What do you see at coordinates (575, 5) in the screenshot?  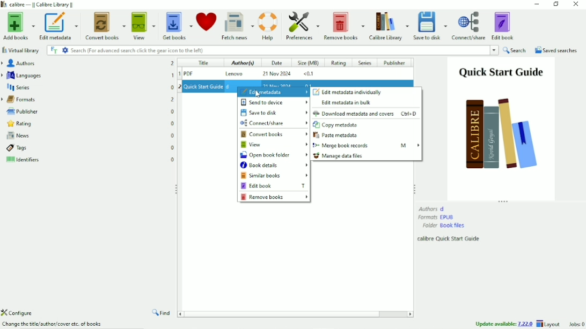 I see `Close` at bounding box center [575, 5].